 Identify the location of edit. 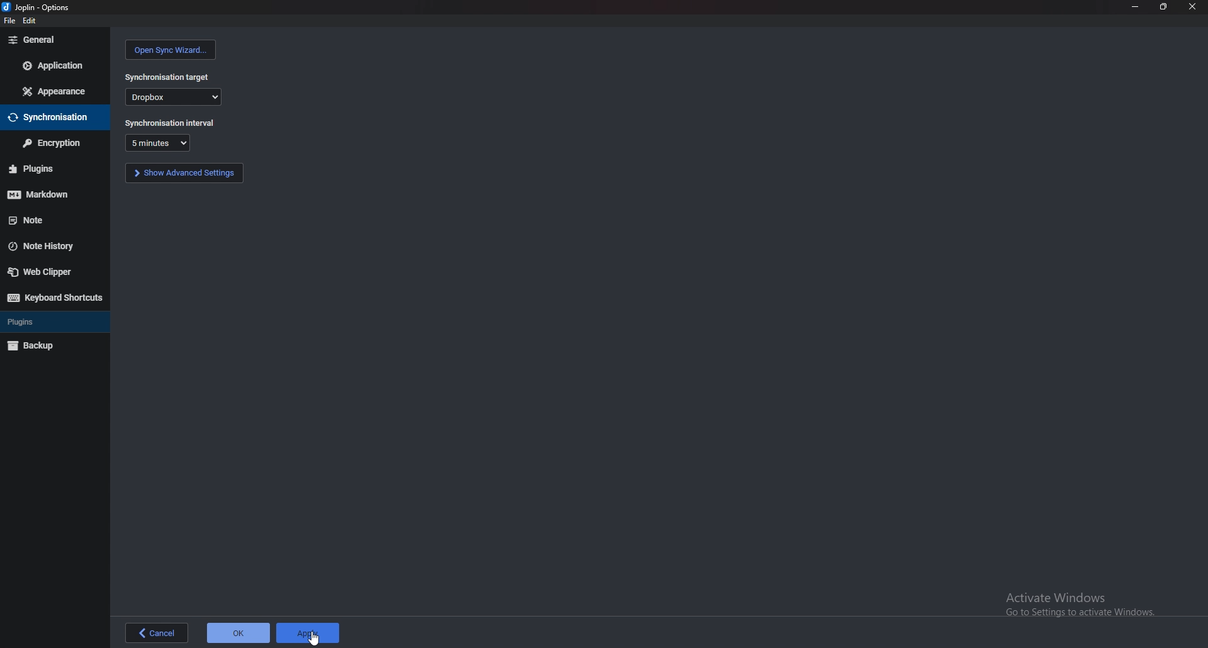
(32, 20).